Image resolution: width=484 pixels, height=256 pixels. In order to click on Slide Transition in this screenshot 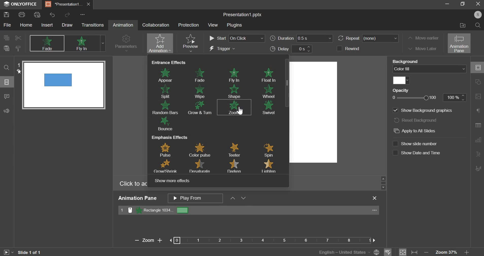, I will do `click(478, 139)`.